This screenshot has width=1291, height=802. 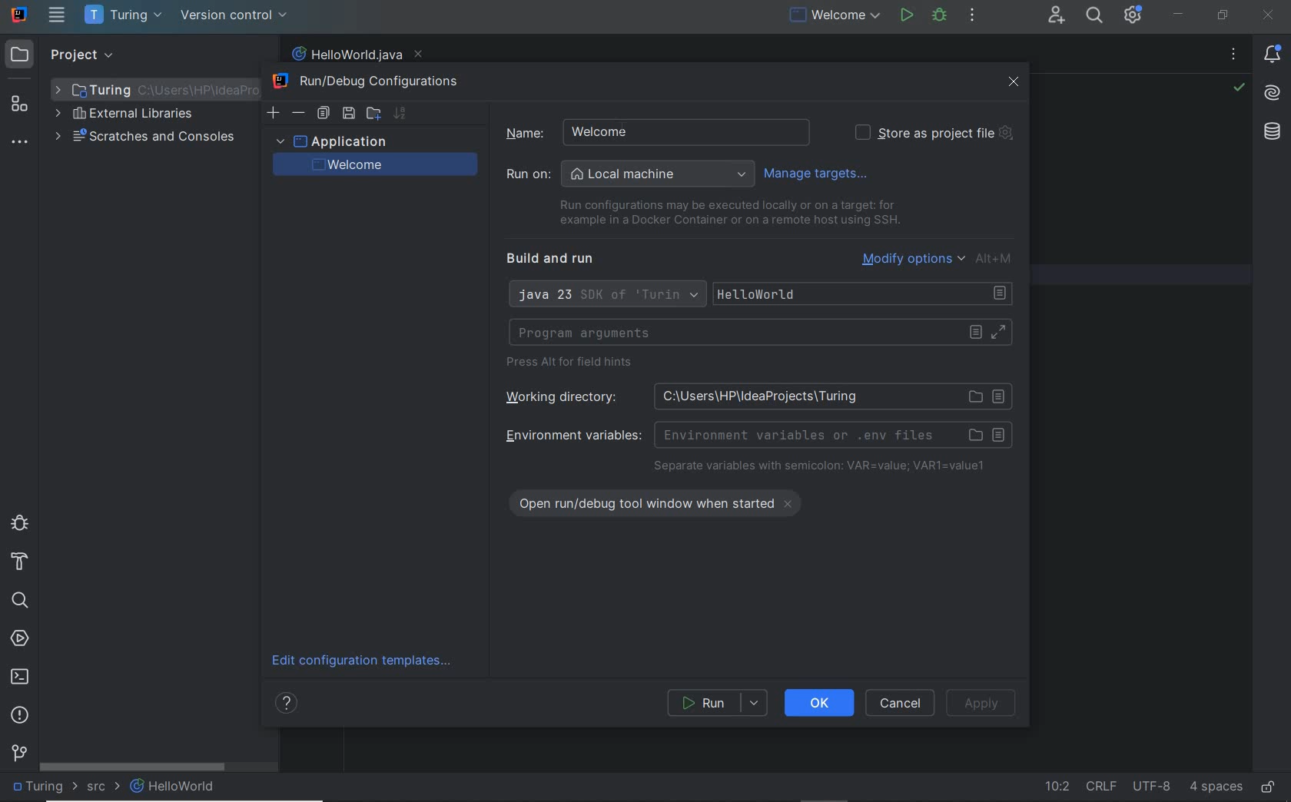 I want to click on run configurations may be executes, so click(x=724, y=213).